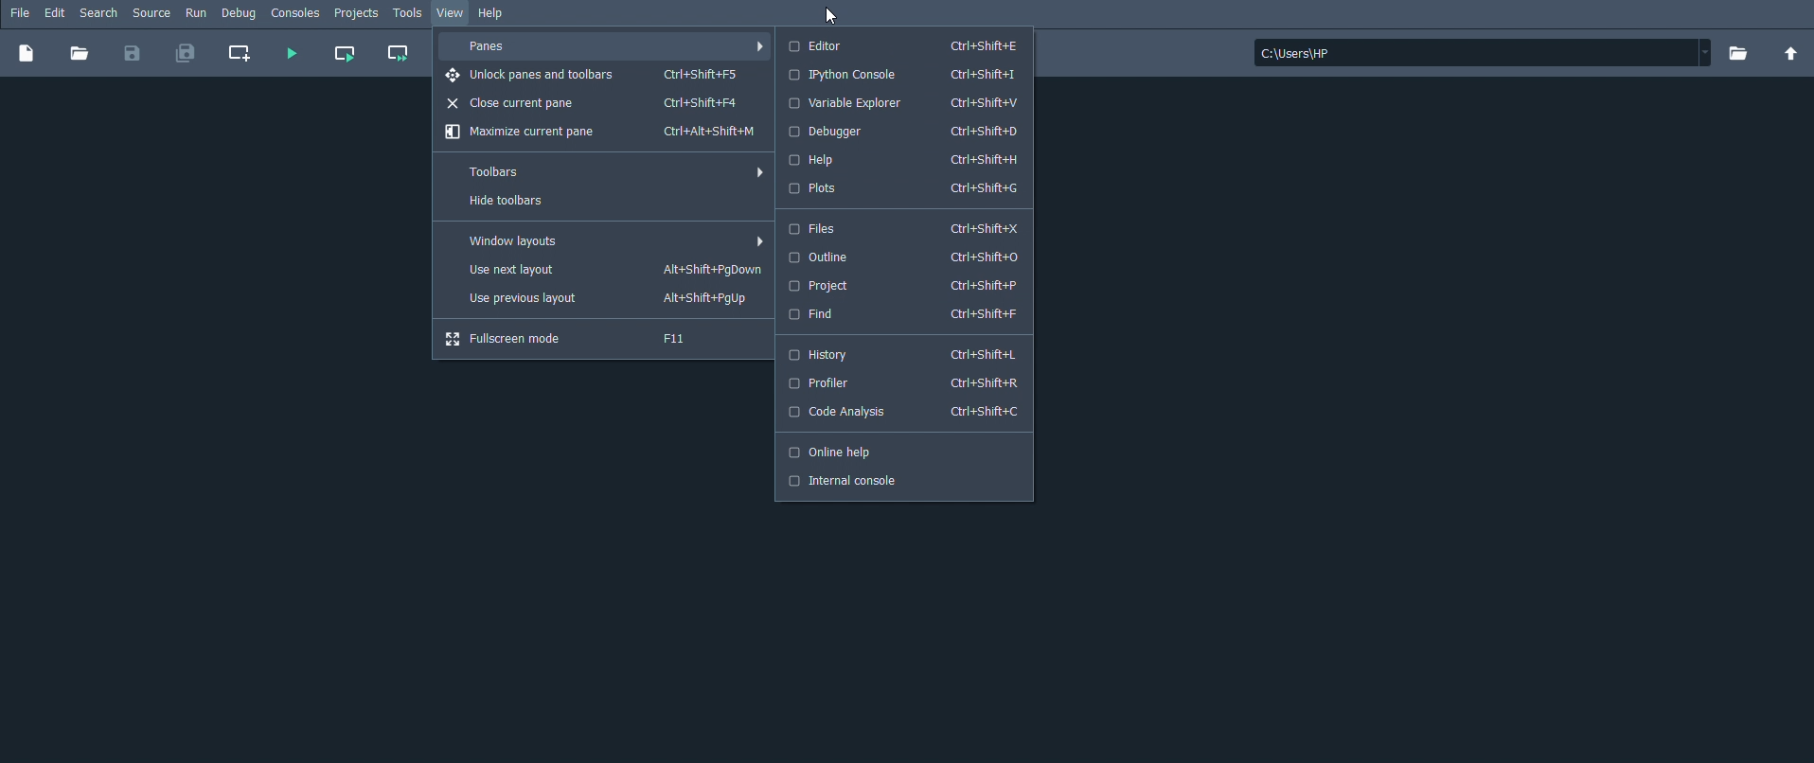 Image resolution: width=1814 pixels, height=763 pixels. I want to click on Code Analysis, so click(904, 413).